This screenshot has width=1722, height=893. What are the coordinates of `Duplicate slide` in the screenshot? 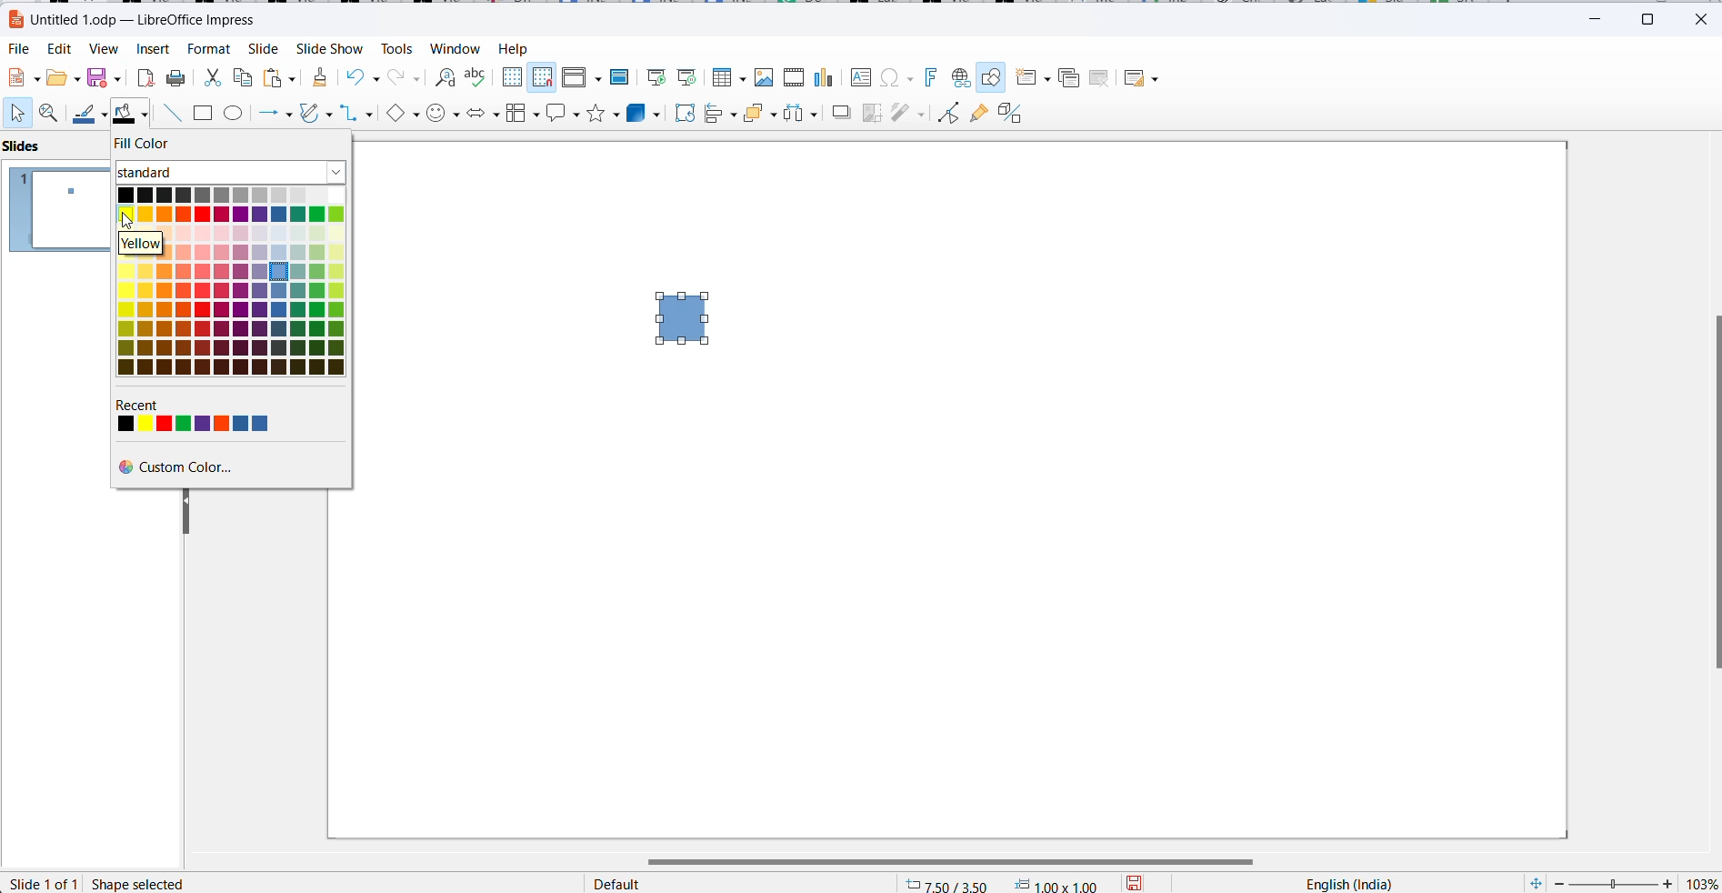 It's located at (1069, 78).